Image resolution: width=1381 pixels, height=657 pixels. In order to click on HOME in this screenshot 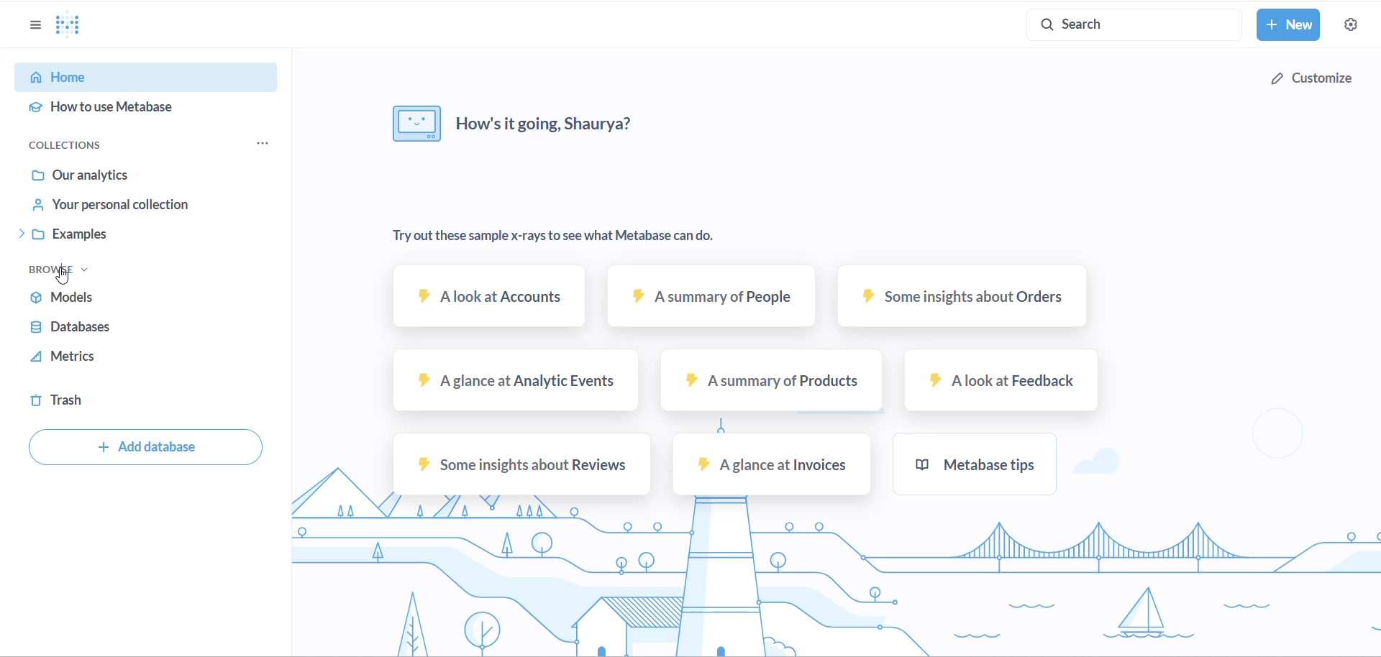, I will do `click(140, 79)`.